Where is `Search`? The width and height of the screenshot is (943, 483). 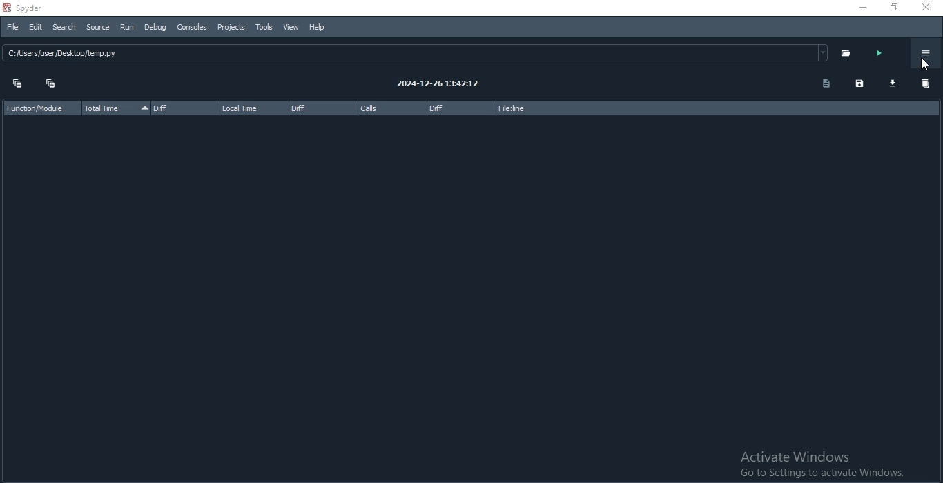
Search is located at coordinates (64, 27).